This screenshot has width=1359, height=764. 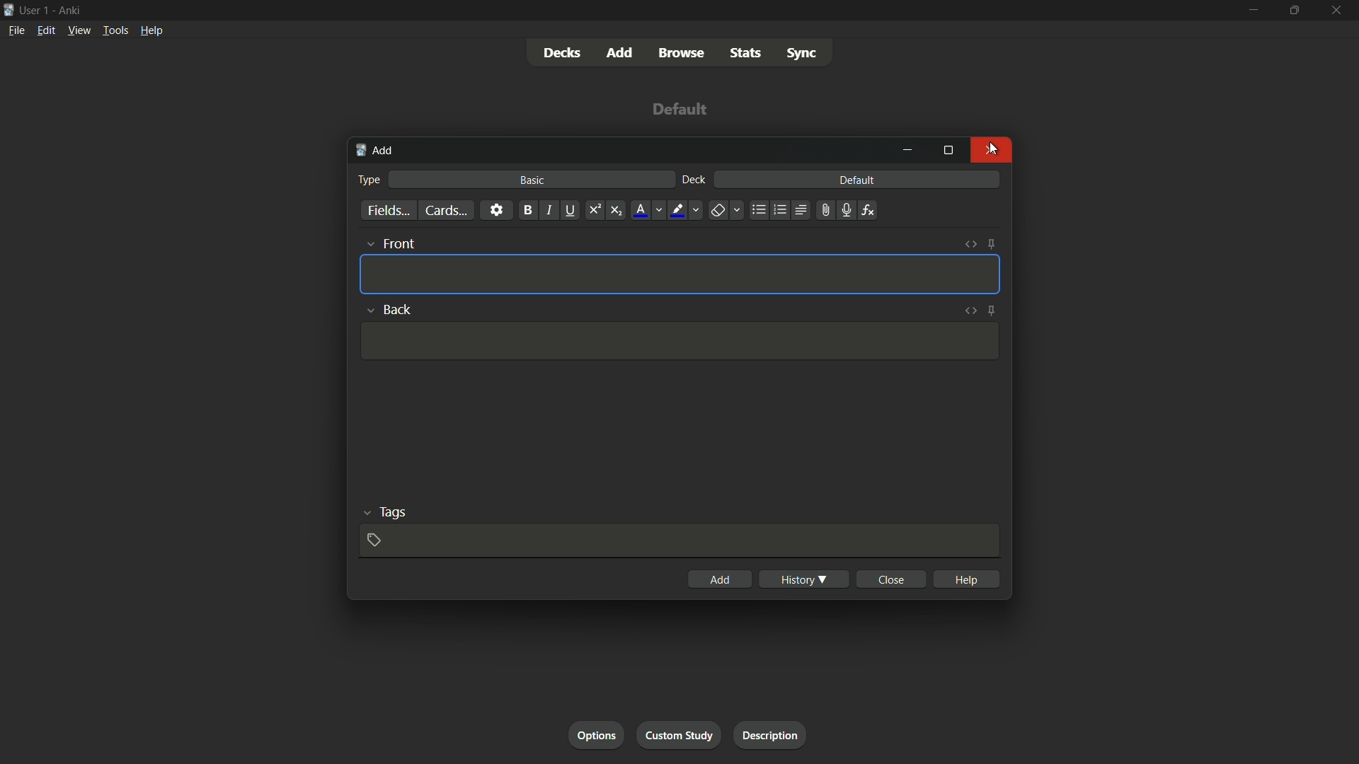 What do you see at coordinates (377, 541) in the screenshot?
I see `add tags` at bounding box center [377, 541].